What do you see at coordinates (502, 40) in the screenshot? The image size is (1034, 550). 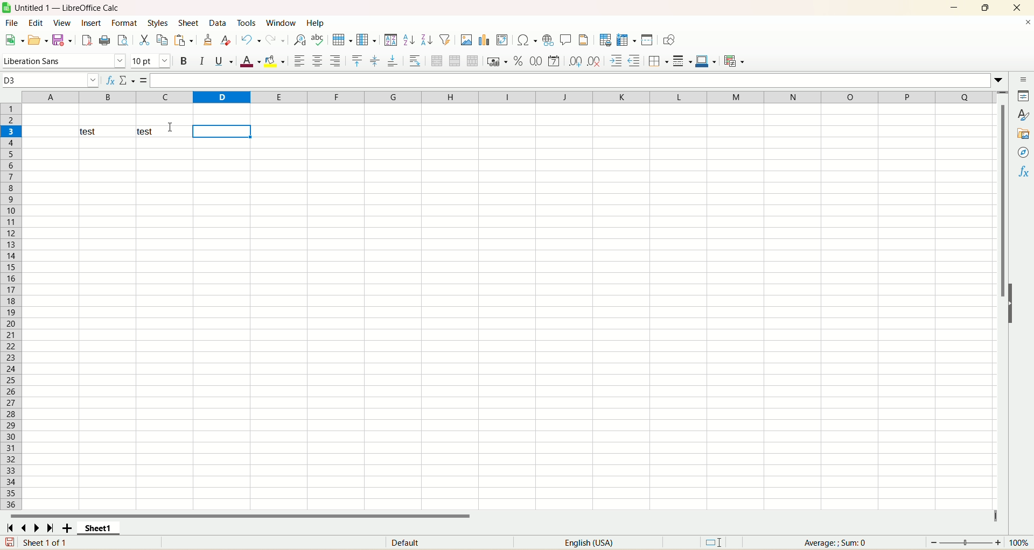 I see `pivot table` at bounding box center [502, 40].